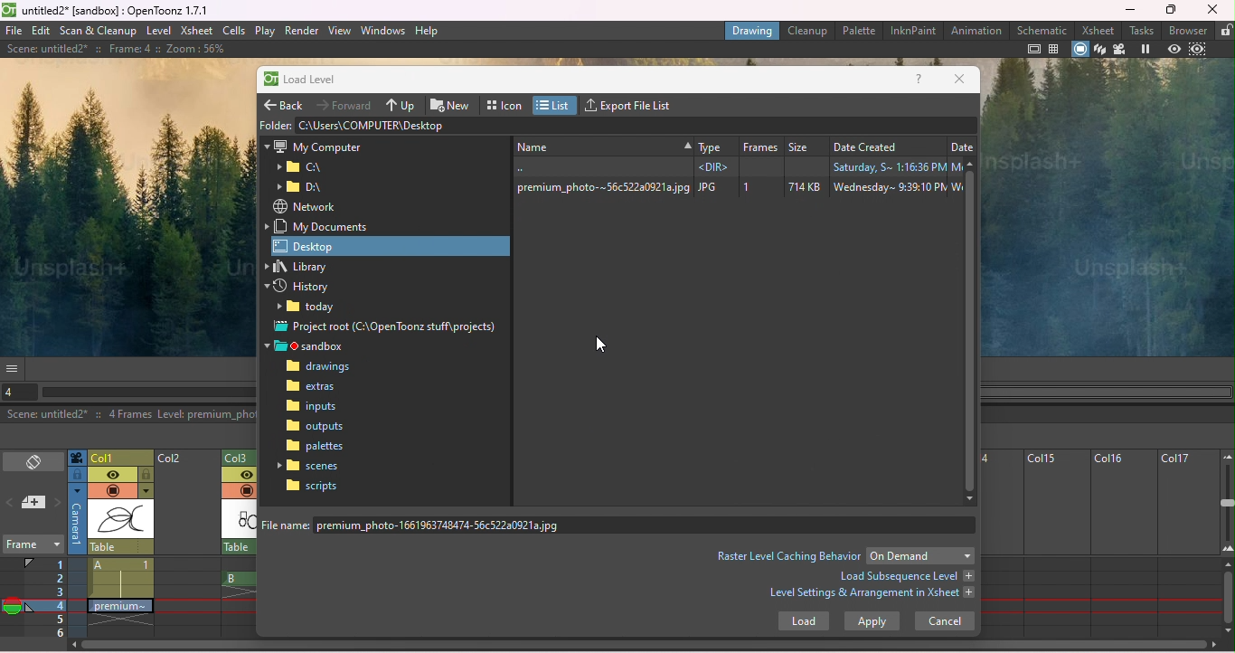  Describe the element at coordinates (243, 456) in the screenshot. I see `Column 3` at that location.